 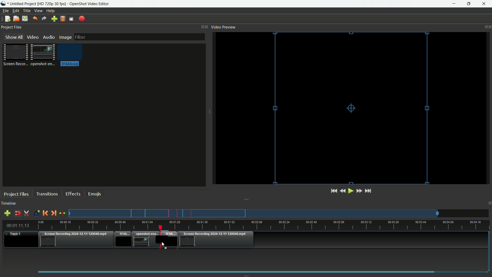 What do you see at coordinates (26, 11) in the screenshot?
I see `Title menu` at bounding box center [26, 11].